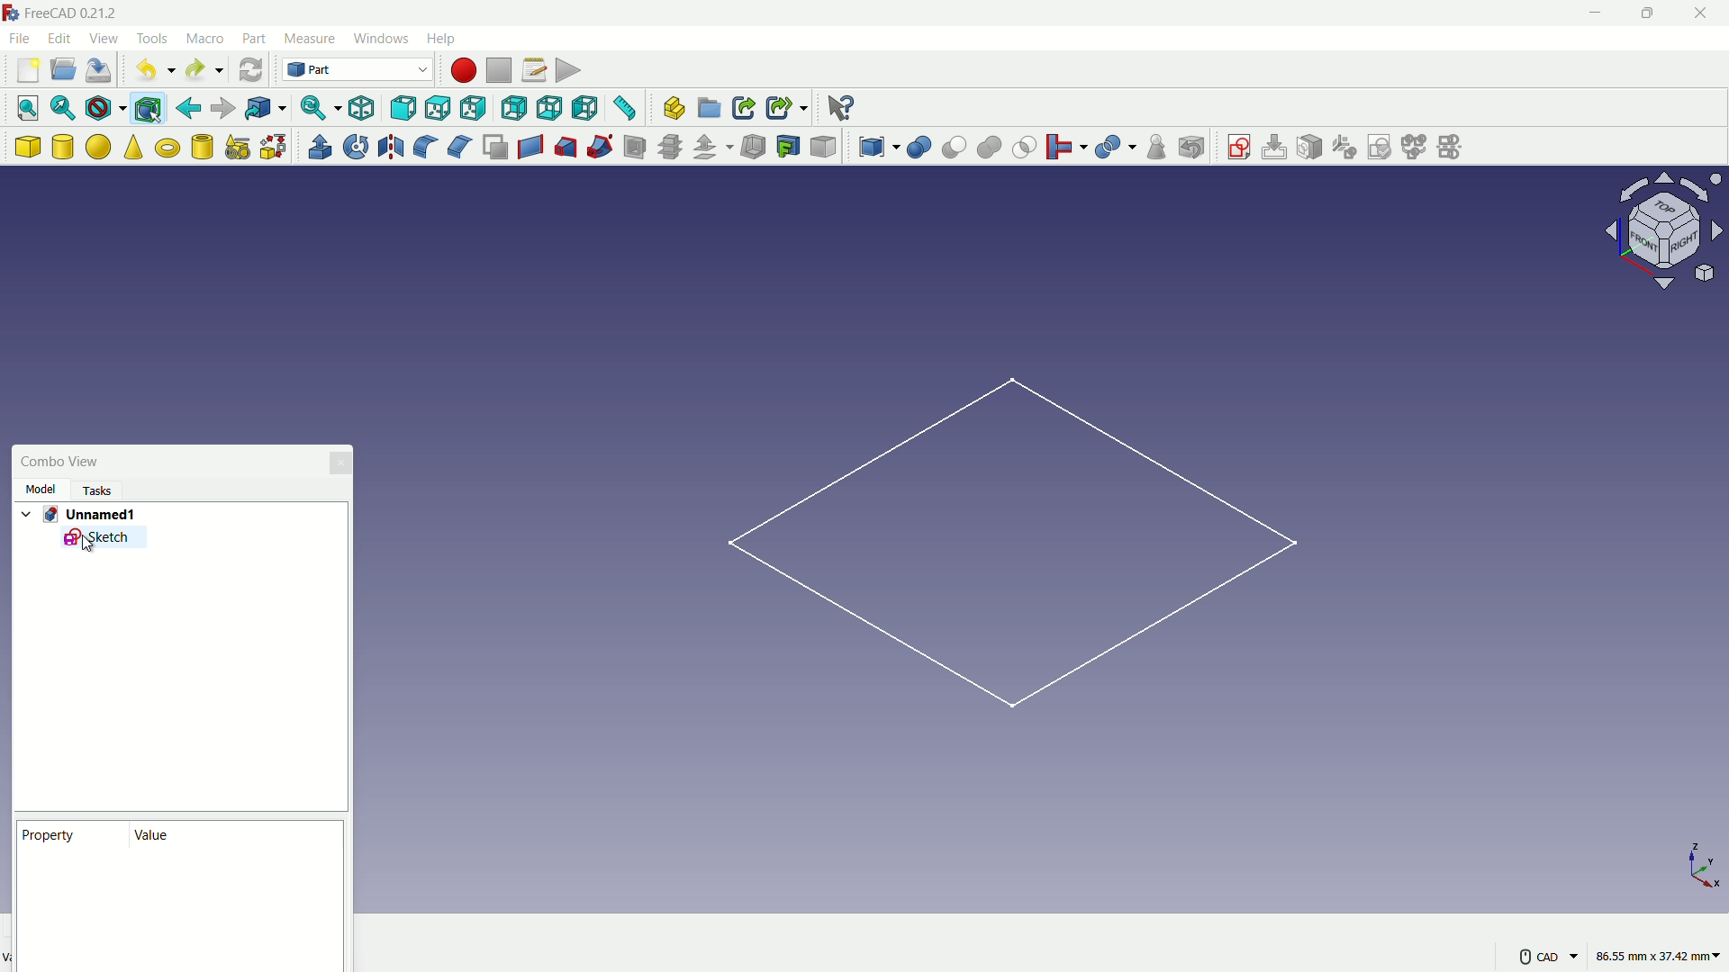 This screenshot has width=1729, height=972. I want to click on create part, so click(674, 107).